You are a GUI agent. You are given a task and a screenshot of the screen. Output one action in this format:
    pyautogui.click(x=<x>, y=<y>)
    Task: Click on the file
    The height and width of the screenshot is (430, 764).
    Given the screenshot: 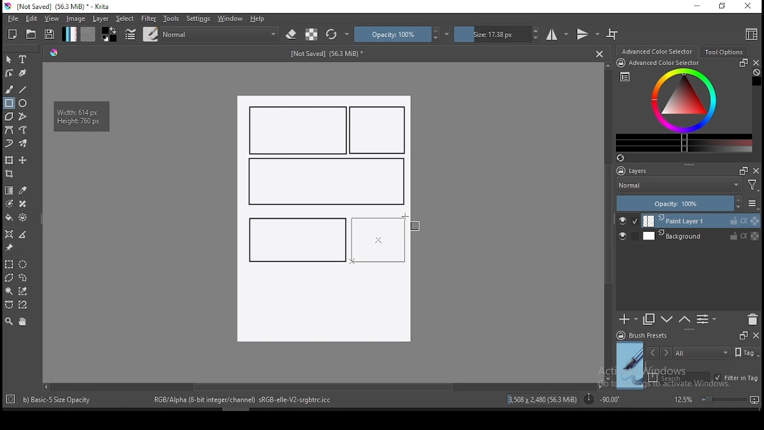 What is the action you would take?
    pyautogui.click(x=13, y=19)
    